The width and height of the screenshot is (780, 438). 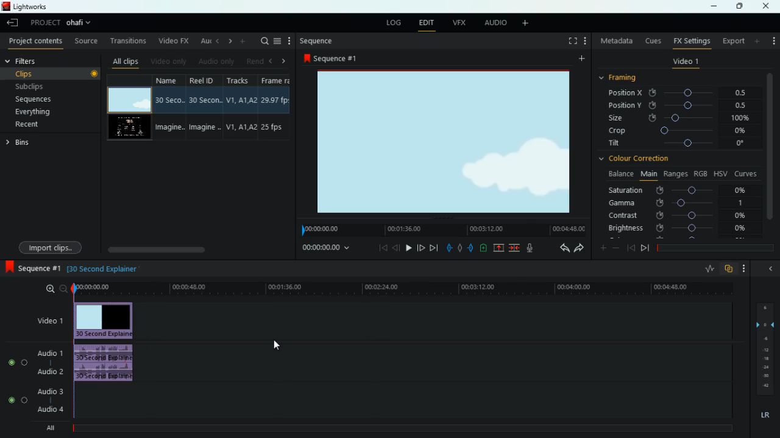 I want to click on sequences, so click(x=35, y=100).